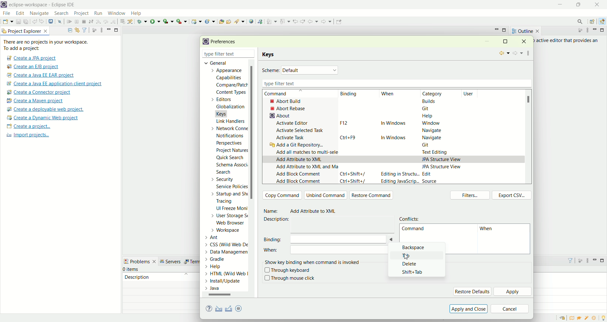 The width and height of the screenshot is (607, 322). What do you see at coordinates (137, 277) in the screenshot?
I see `description` at bounding box center [137, 277].